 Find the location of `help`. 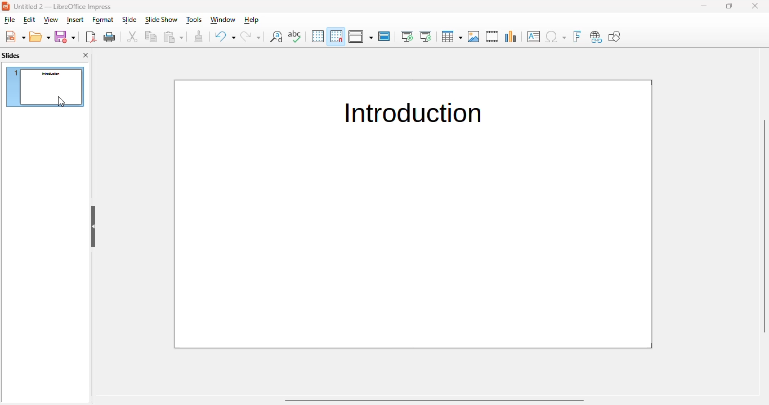

help is located at coordinates (252, 20).